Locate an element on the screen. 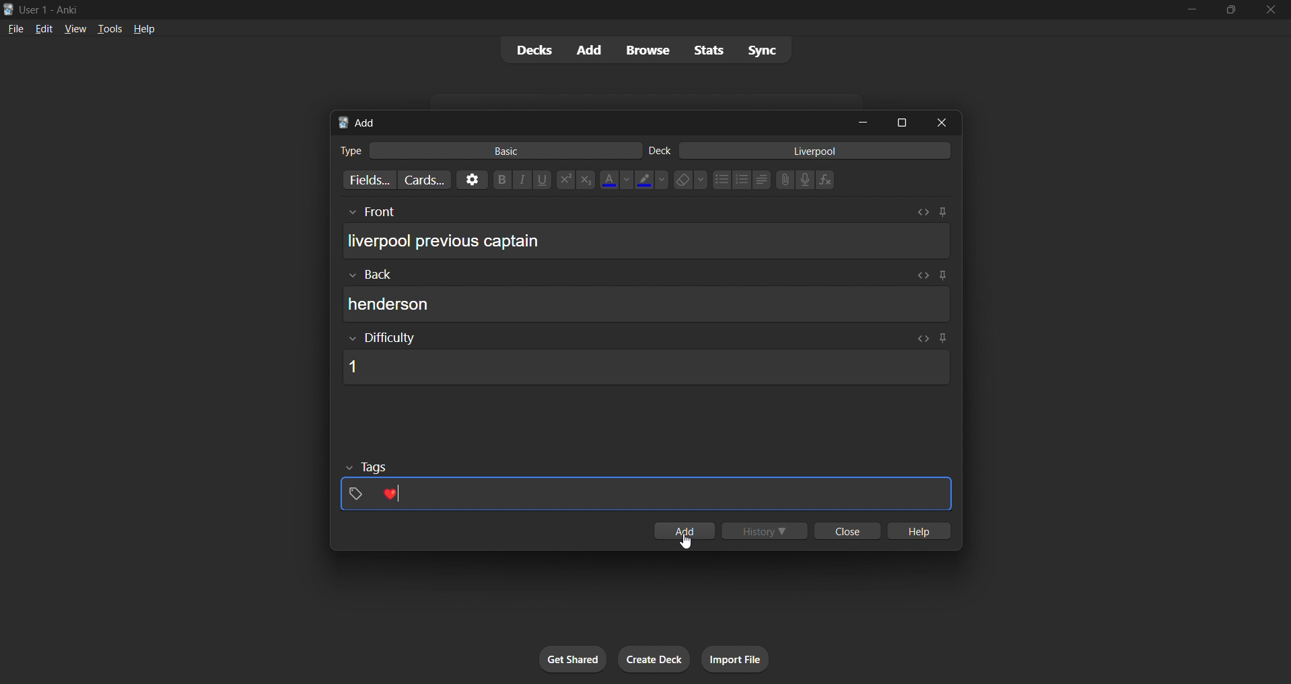 Image resolution: width=1291 pixels, height=684 pixels. minimize is located at coordinates (1189, 11).